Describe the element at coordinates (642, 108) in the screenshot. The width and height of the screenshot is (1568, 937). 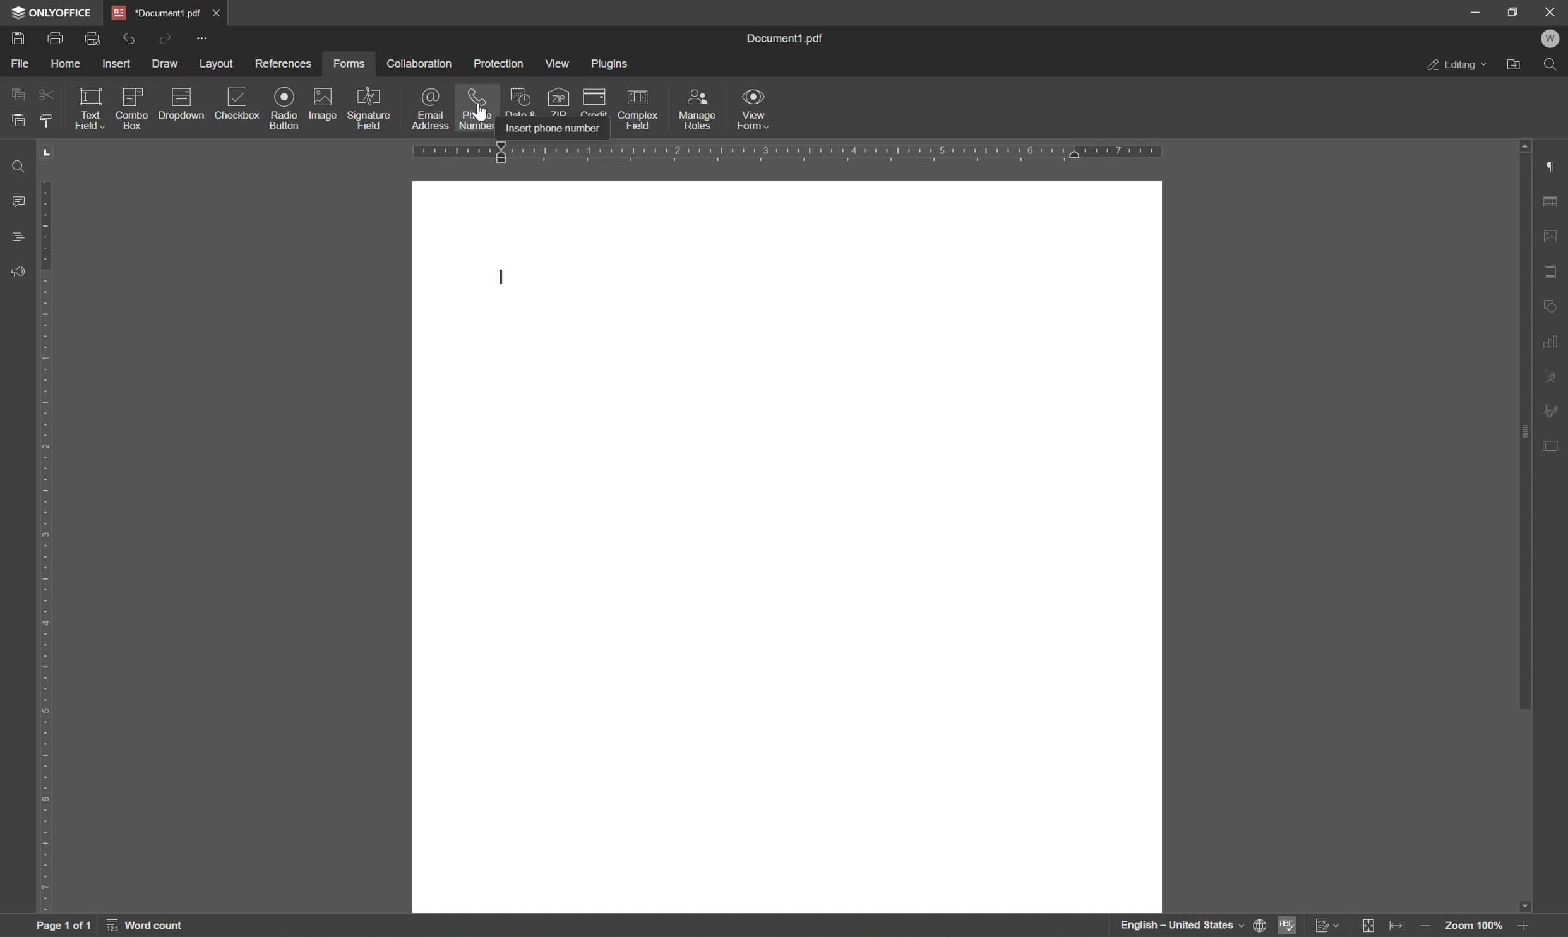
I see `complex field` at that location.